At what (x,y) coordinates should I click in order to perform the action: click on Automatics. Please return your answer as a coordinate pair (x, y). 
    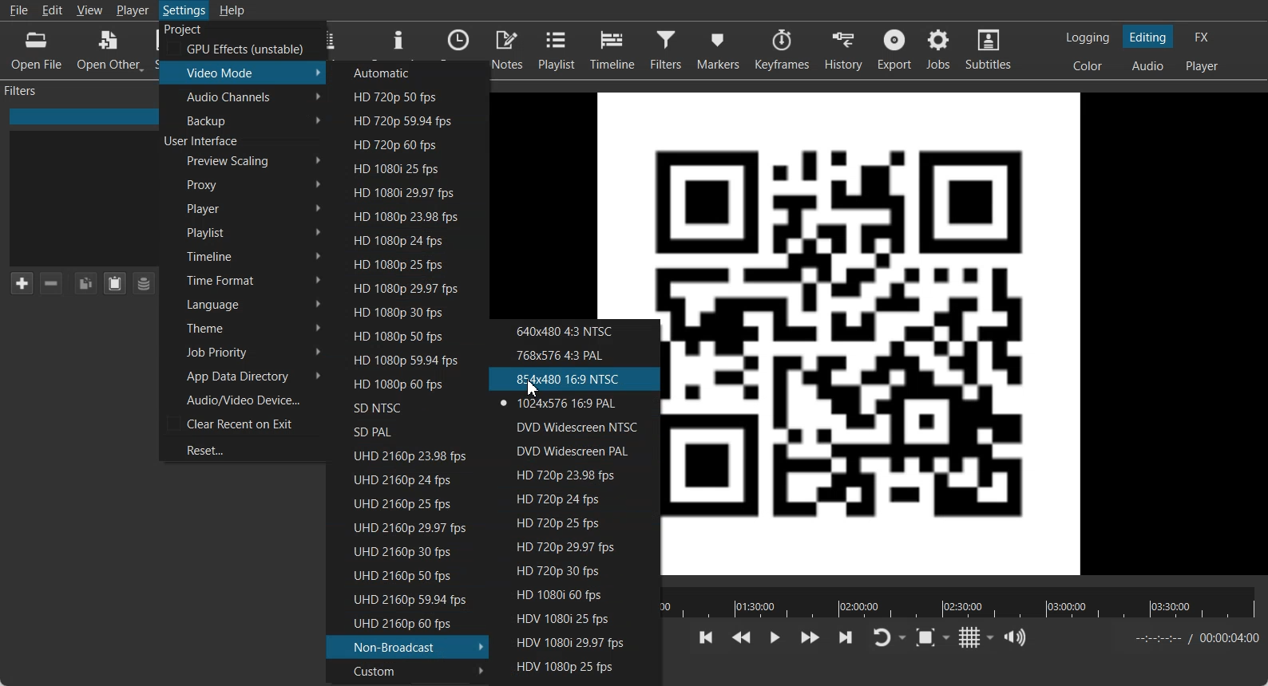
    Looking at the image, I should click on (409, 71).